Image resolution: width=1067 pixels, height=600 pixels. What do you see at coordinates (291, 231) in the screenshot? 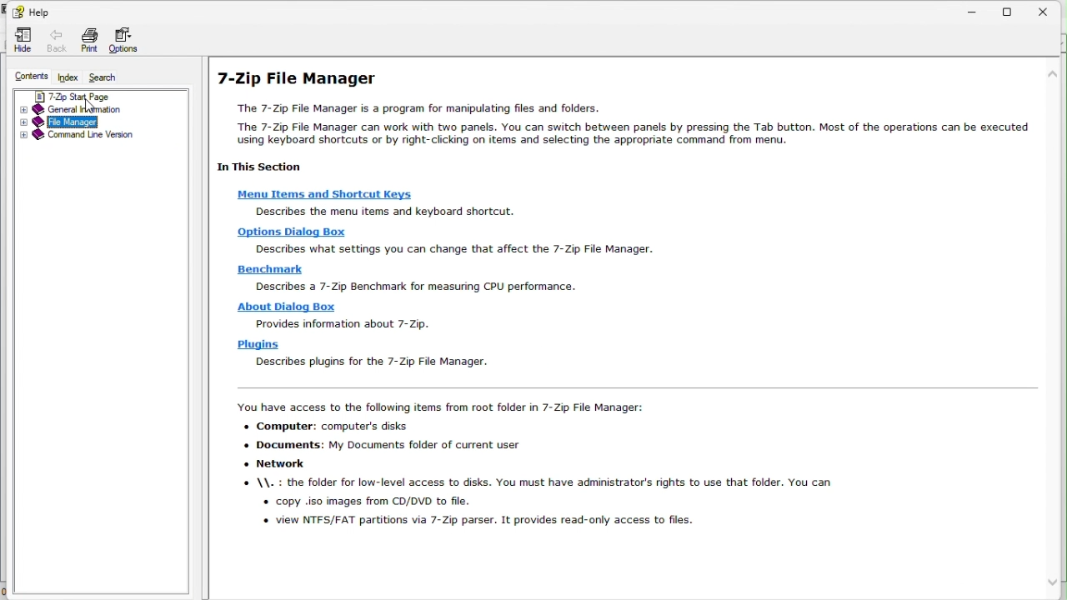
I see `options Dialogue box` at bounding box center [291, 231].